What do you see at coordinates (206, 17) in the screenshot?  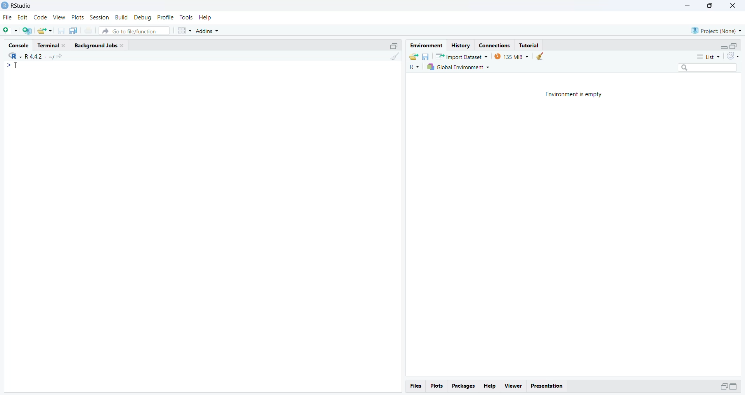 I see `Help` at bounding box center [206, 17].